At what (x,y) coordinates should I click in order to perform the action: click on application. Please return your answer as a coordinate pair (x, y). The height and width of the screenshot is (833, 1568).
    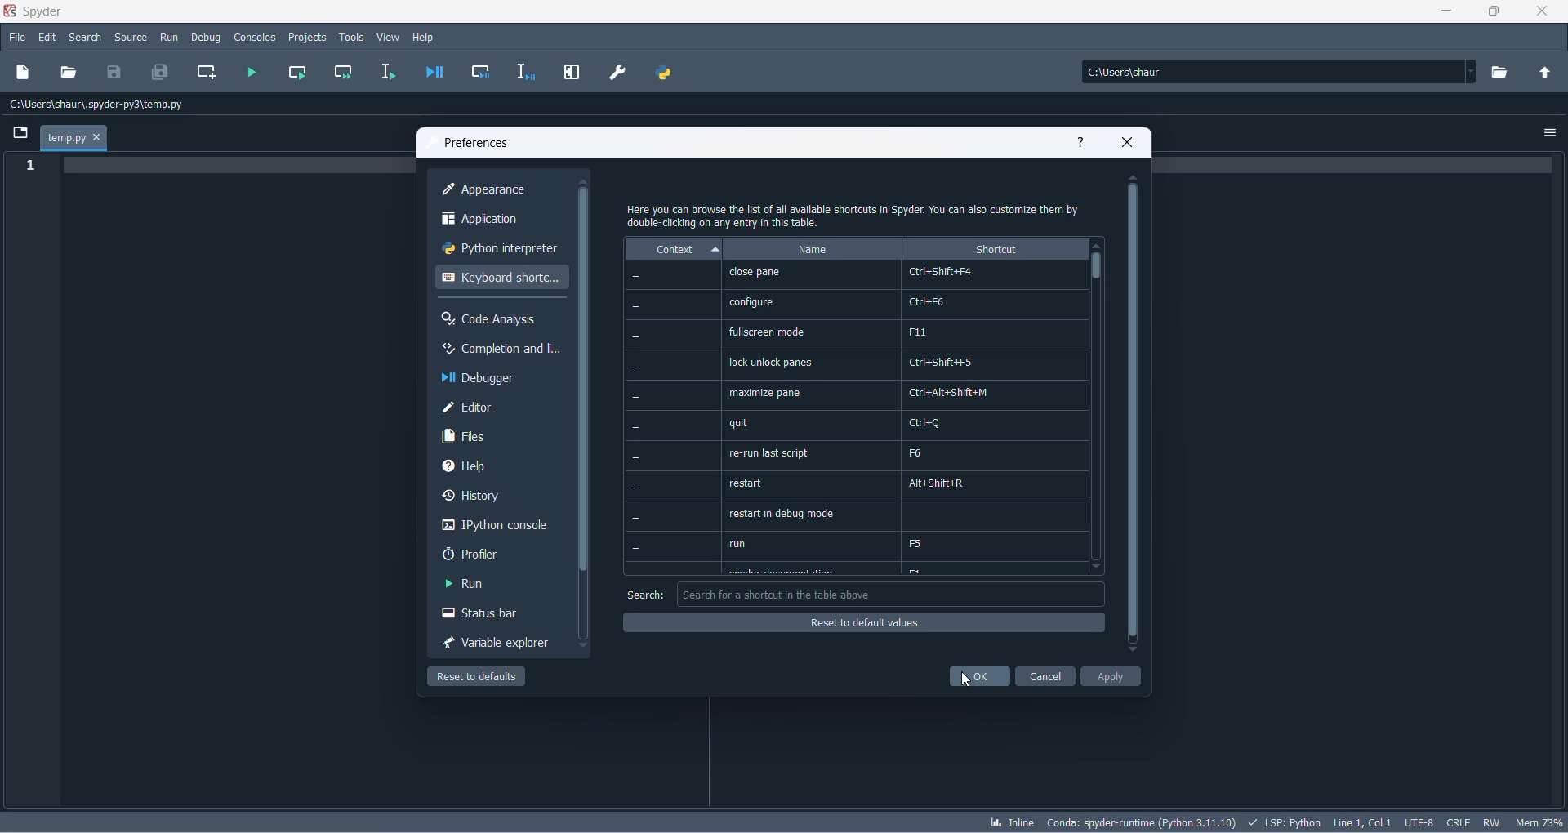
    Looking at the image, I should click on (497, 220).